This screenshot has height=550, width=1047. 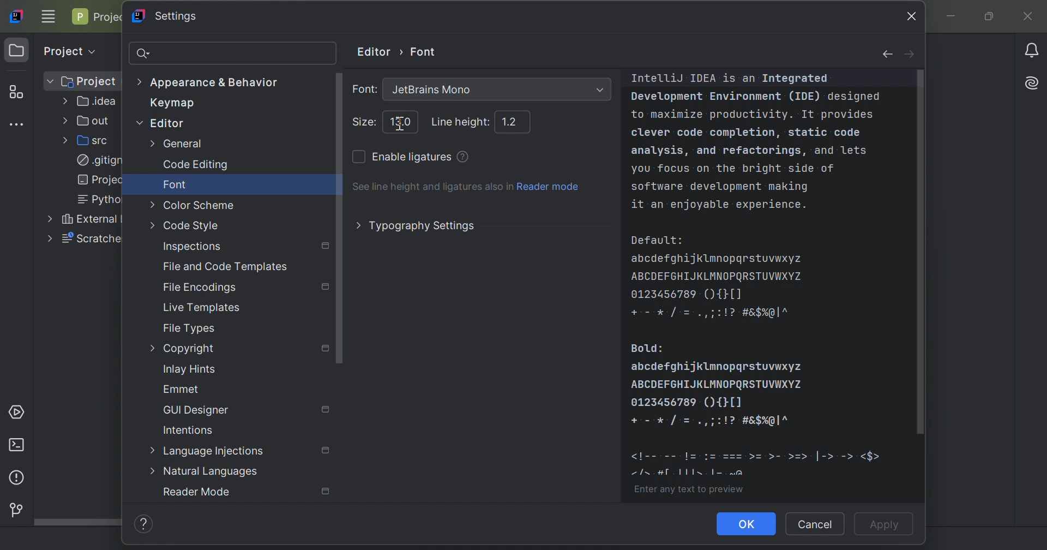 I want to click on Editor, so click(x=160, y=122).